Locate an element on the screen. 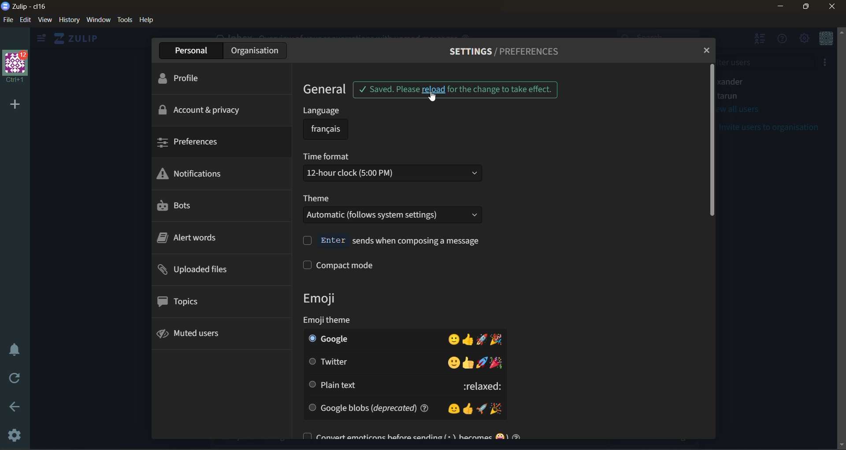 The width and height of the screenshot is (846, 450). vertical scroll bar is located at coordinates (717, 141).